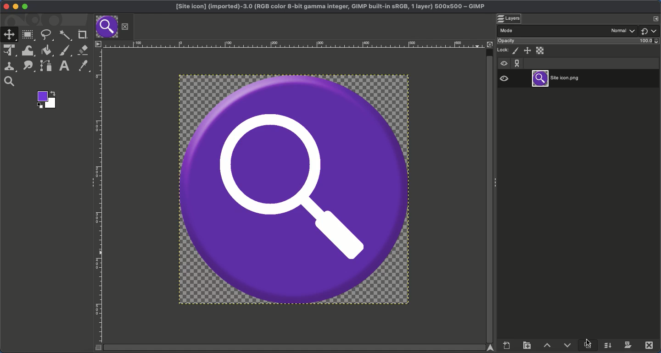 This screenshot has height=353, width=661. Describe the element at coordinates (559, 77) in the screenshot. I see `Current layer` at that location.